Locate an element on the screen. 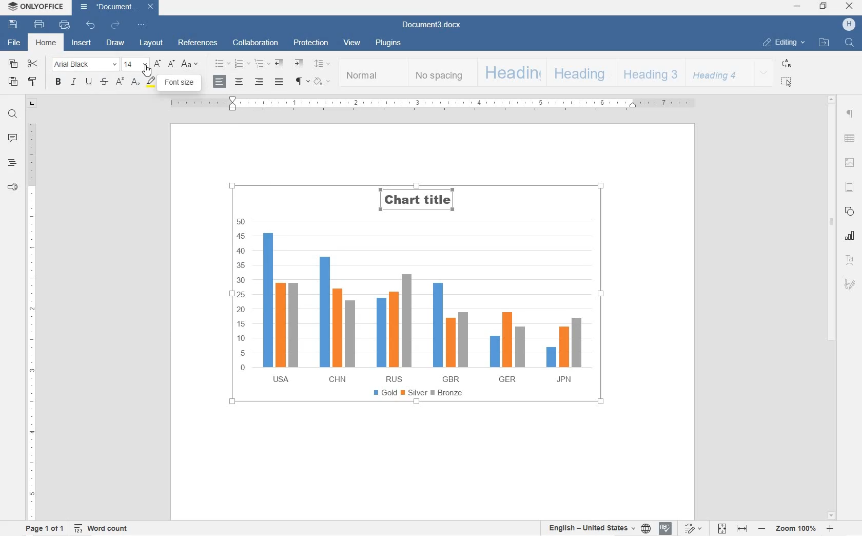  NORMAL is located at coordinates (373, 72).